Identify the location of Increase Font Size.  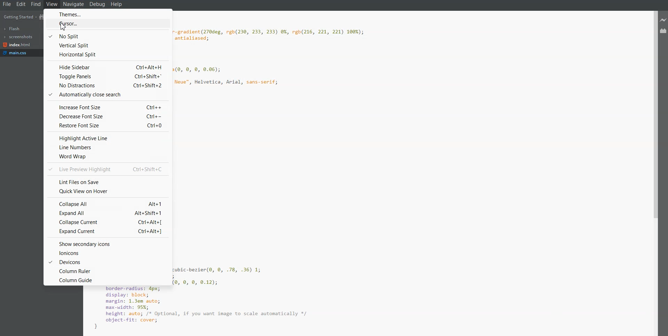
(106, 107).